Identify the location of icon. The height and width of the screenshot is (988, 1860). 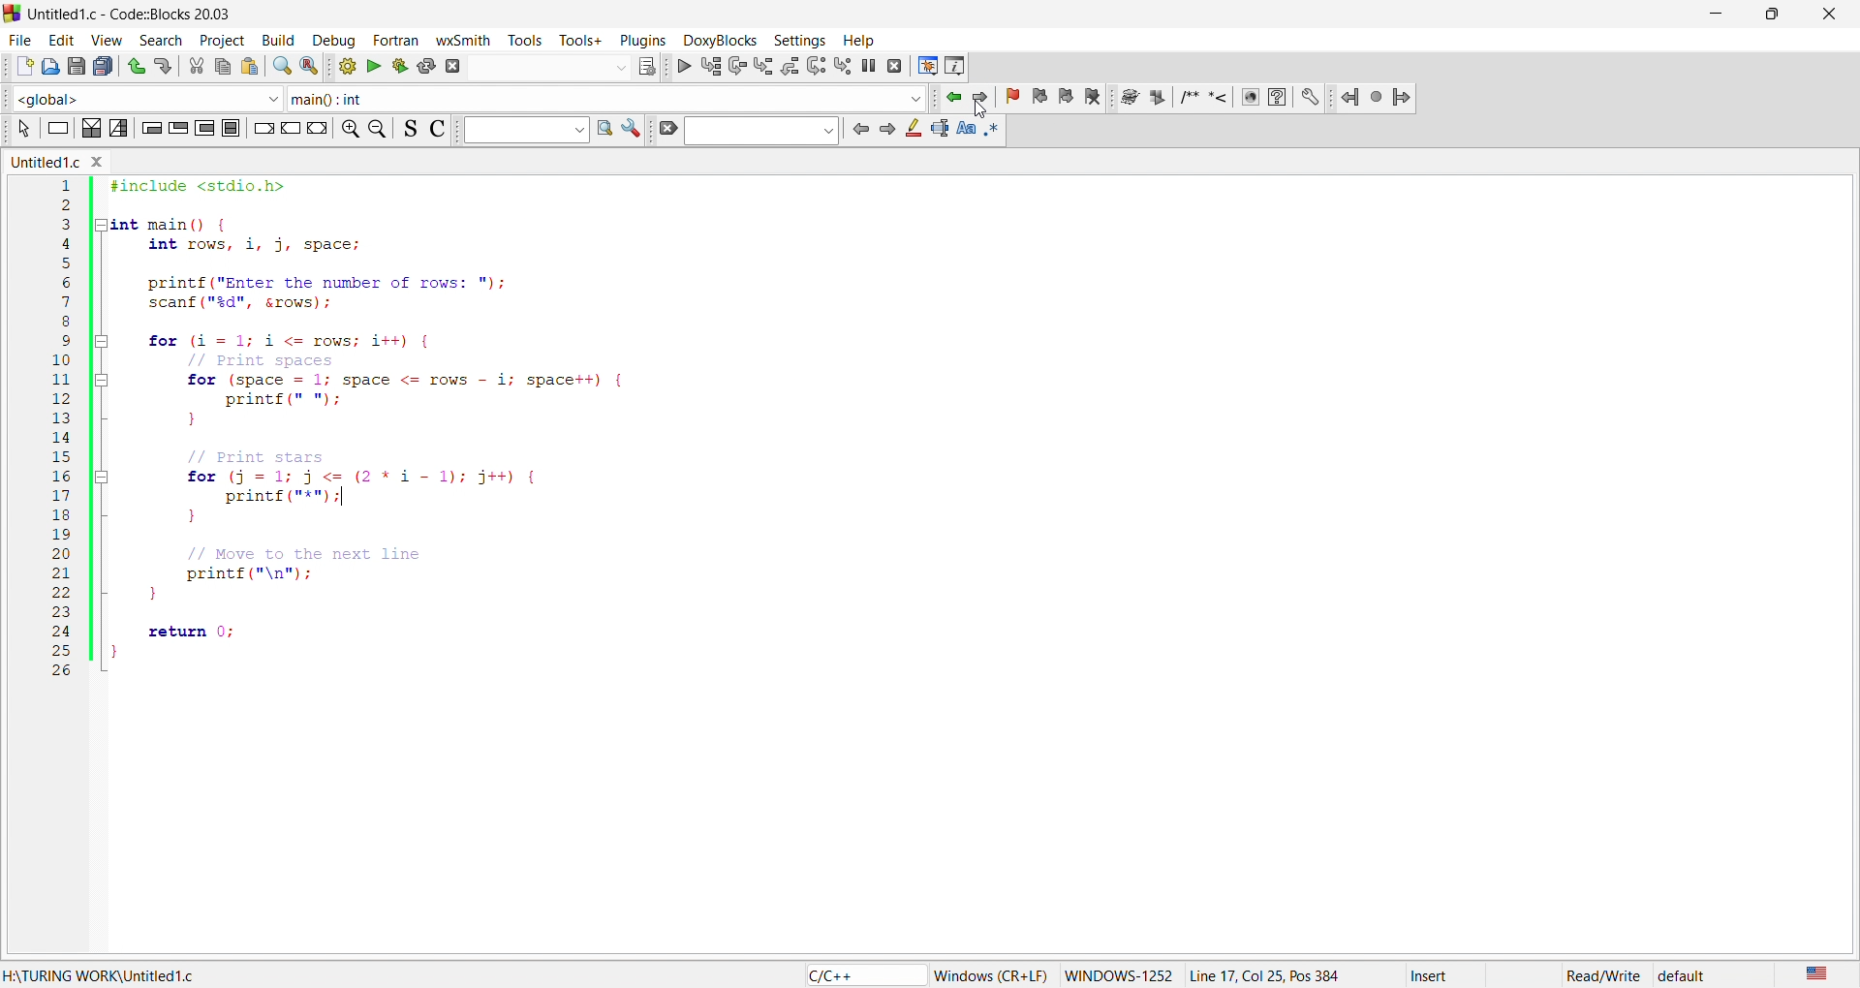
(173, 129).